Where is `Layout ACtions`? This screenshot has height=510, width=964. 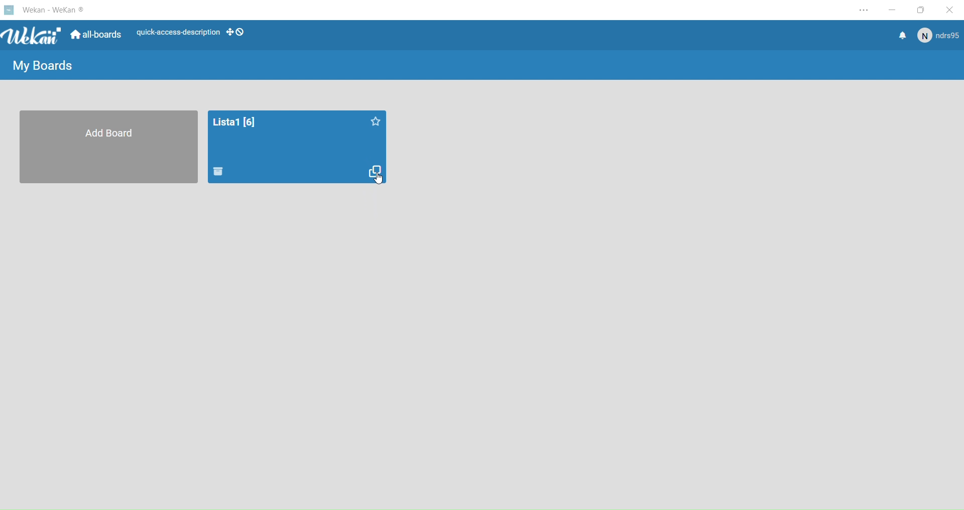 Layout ACtions is located at coordinates (194, 33).